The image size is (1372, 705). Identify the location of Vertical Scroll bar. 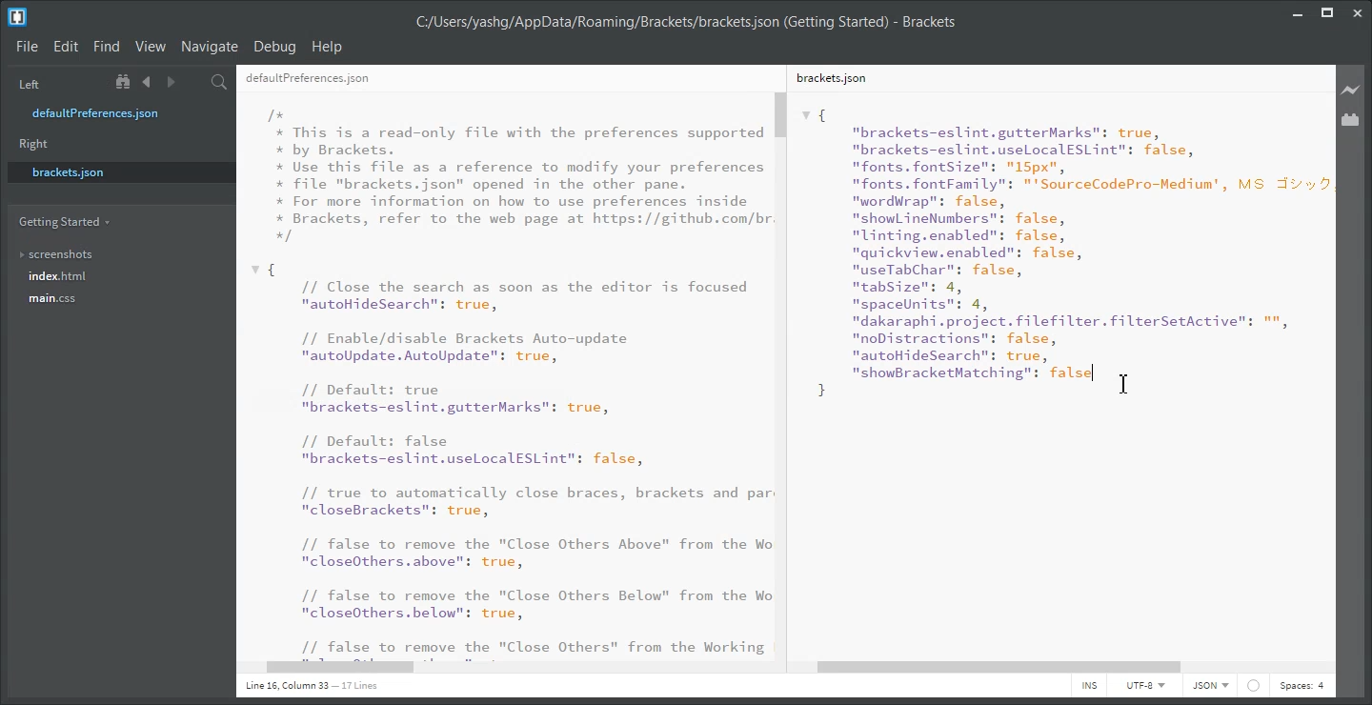
(784, 373).